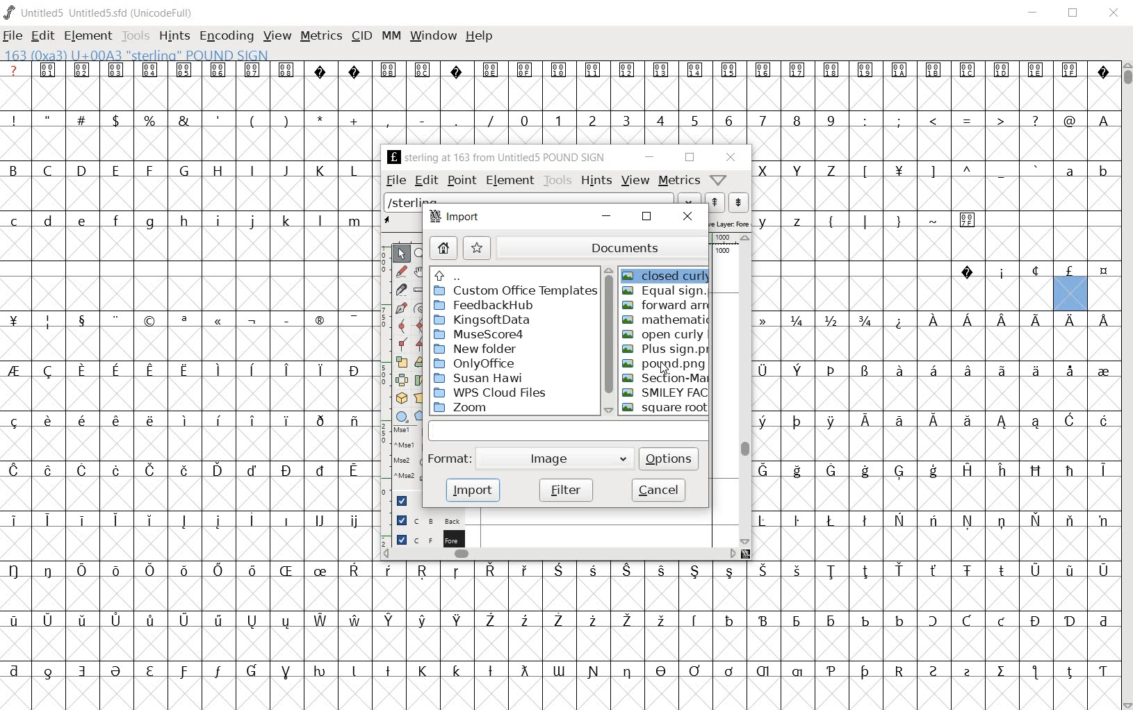  Describe the element at coordinates (17, 371) in the screenshot. I see `Symbol` at that location.